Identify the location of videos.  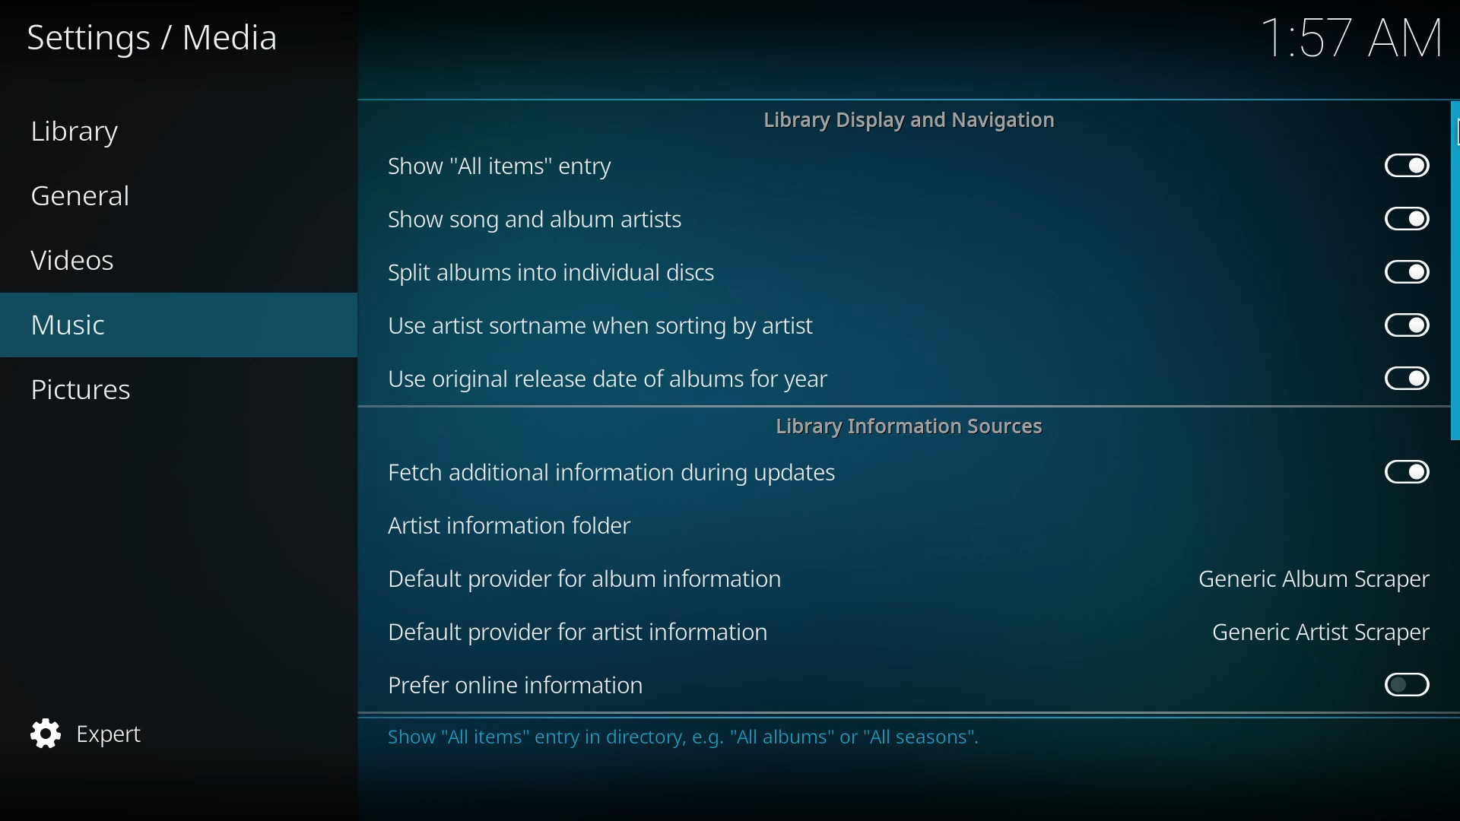
(78, 261).